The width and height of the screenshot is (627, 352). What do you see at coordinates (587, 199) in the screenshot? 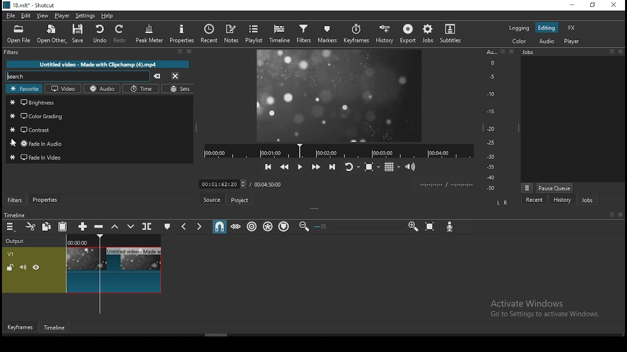
I see `jobs` at bounding box center [587, 199].